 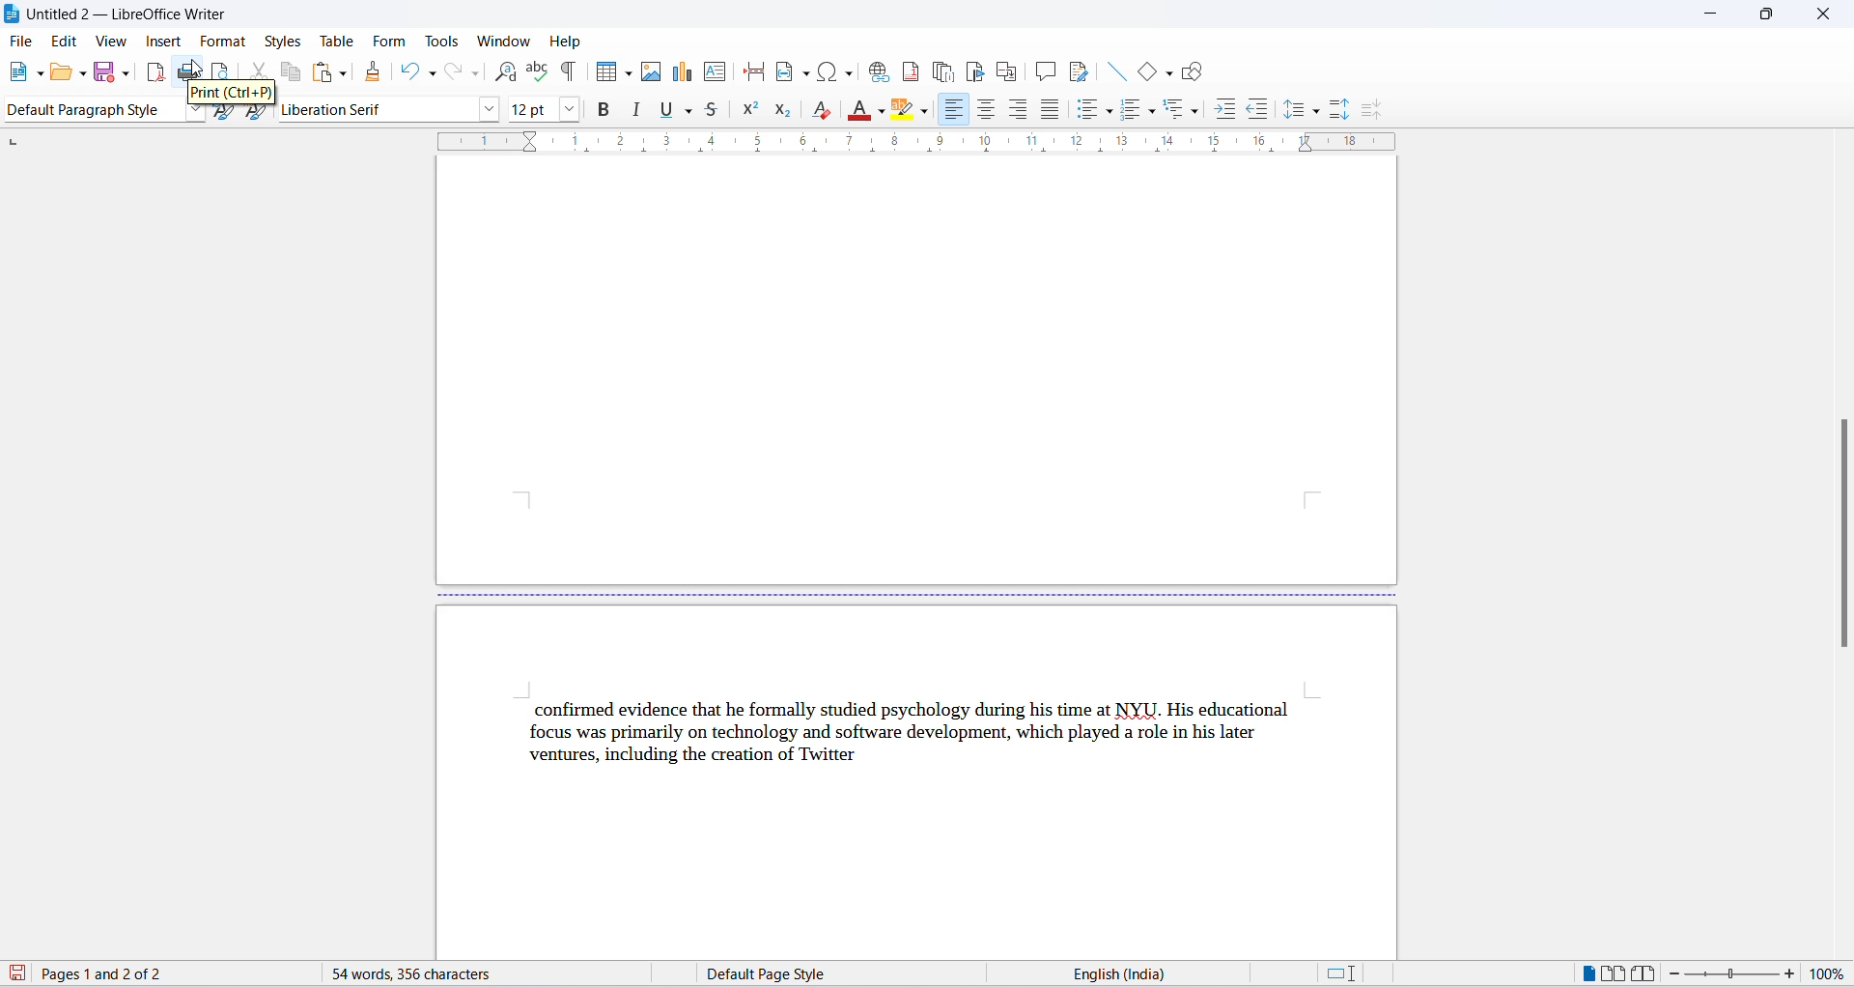 What do you see at coordinates (906, 596) in the screenshot?
I see `page end` at bounding box center [906, 596].